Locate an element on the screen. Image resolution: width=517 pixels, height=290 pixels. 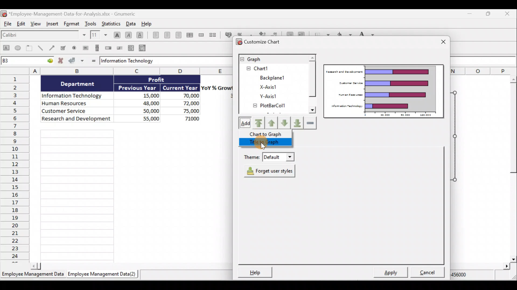
Split a merged range of cells is located at coordinates (215, 35).